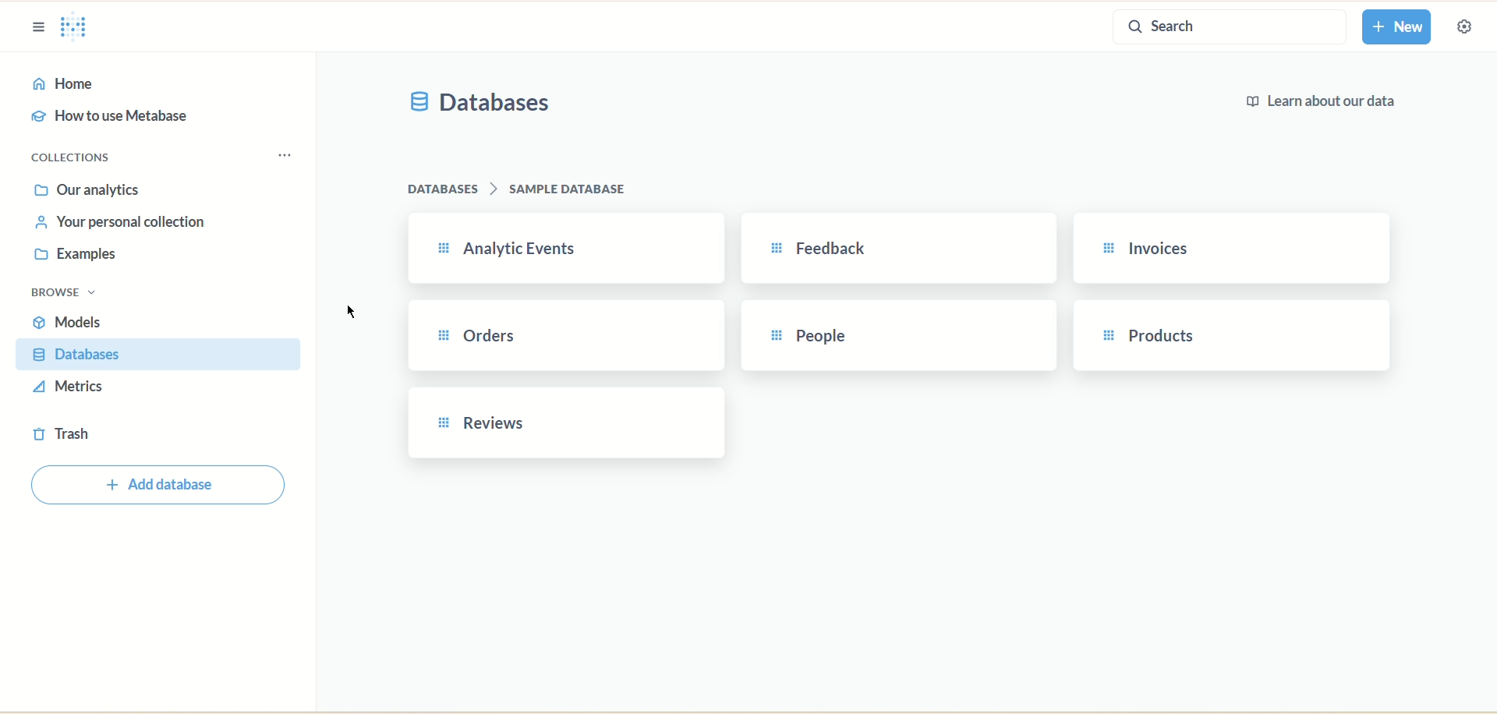 This screenshot has height=714, width=1497. I want to click on home, so click(157, 85).